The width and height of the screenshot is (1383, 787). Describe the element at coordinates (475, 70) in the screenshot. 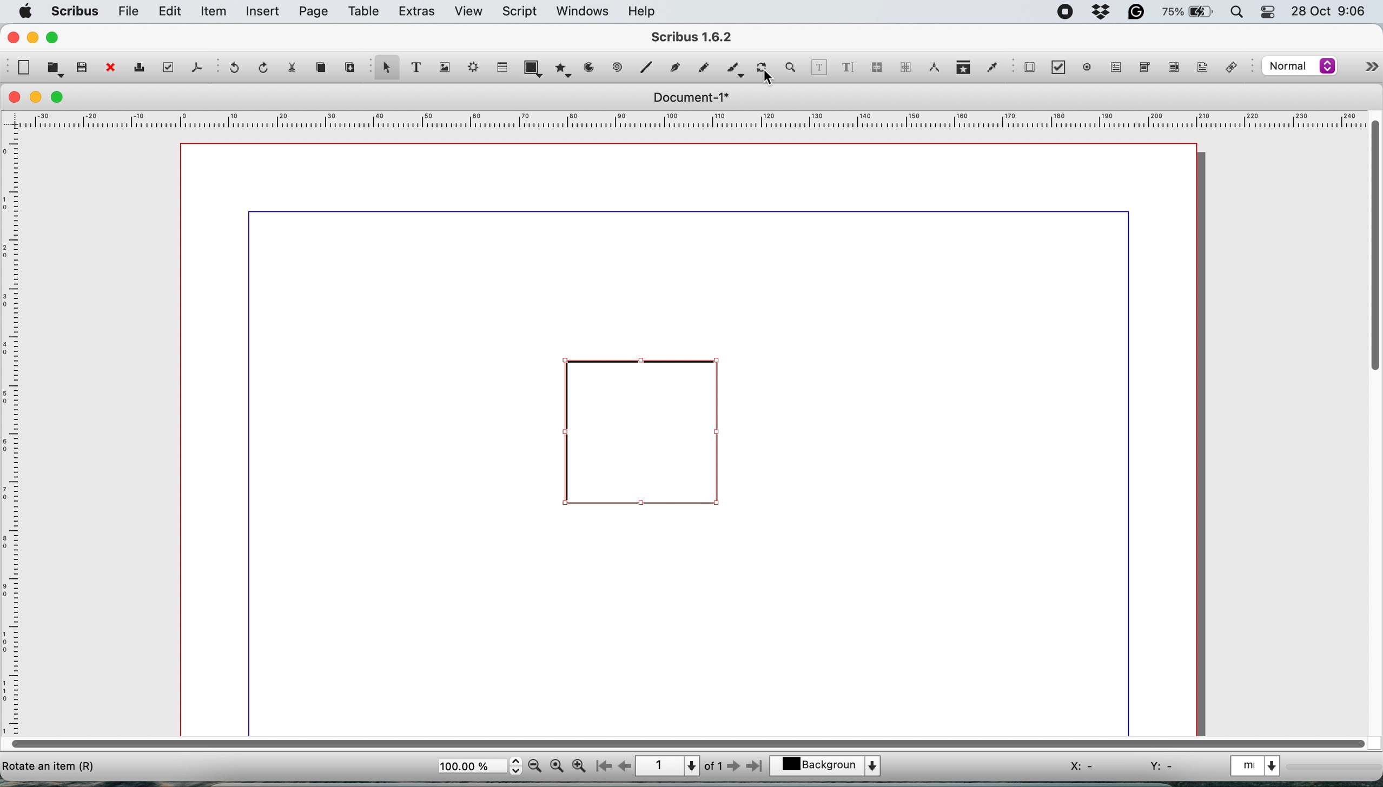

I see `render frame` at that location.